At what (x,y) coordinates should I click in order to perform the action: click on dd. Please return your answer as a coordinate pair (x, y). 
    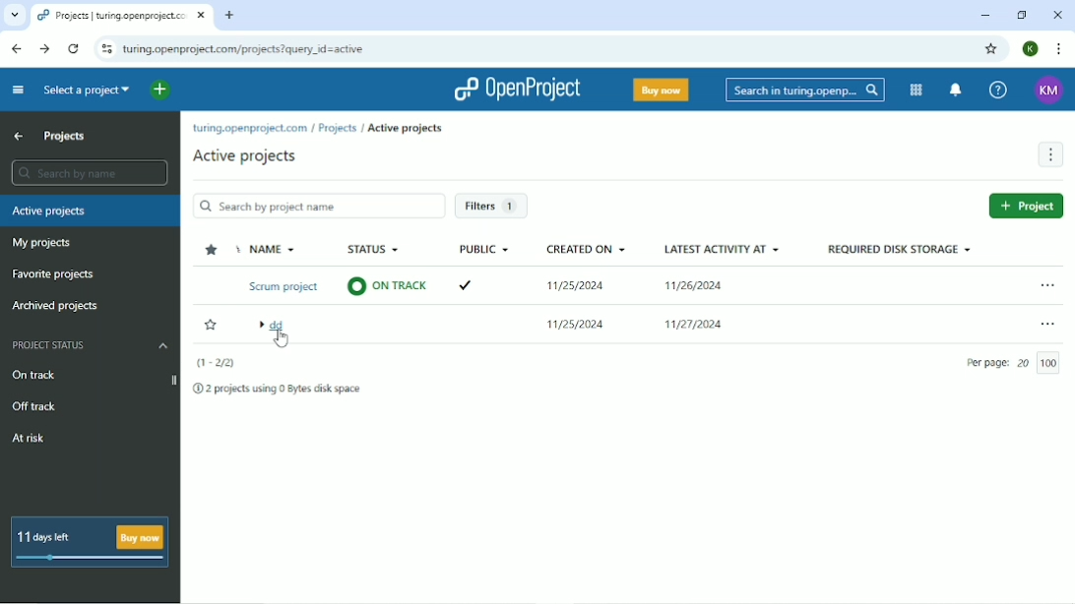
    Looking at the image, I should click on (285, 329).